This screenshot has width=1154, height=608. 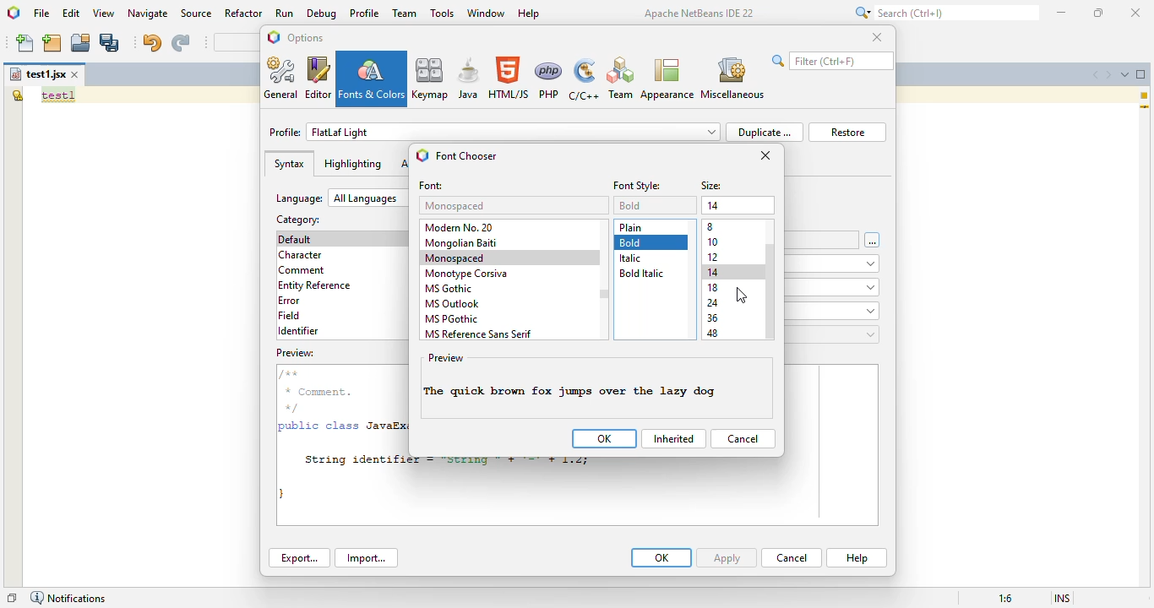 I want to click on 48, so click(x=713, y=333).